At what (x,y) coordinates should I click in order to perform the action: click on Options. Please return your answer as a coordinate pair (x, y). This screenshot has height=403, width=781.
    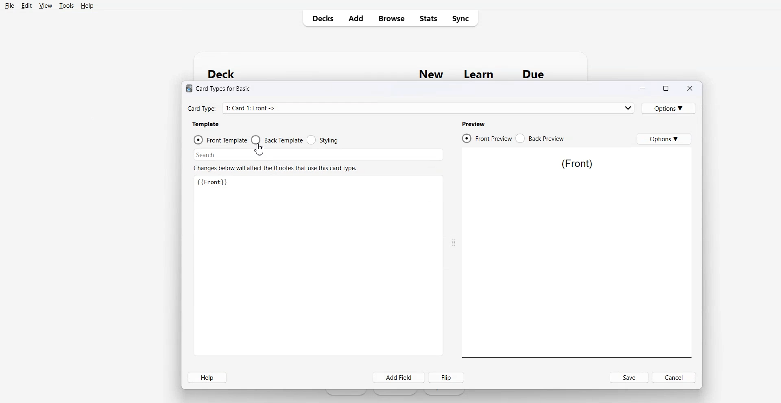
    Looking at the image, I should click on (669, 108).